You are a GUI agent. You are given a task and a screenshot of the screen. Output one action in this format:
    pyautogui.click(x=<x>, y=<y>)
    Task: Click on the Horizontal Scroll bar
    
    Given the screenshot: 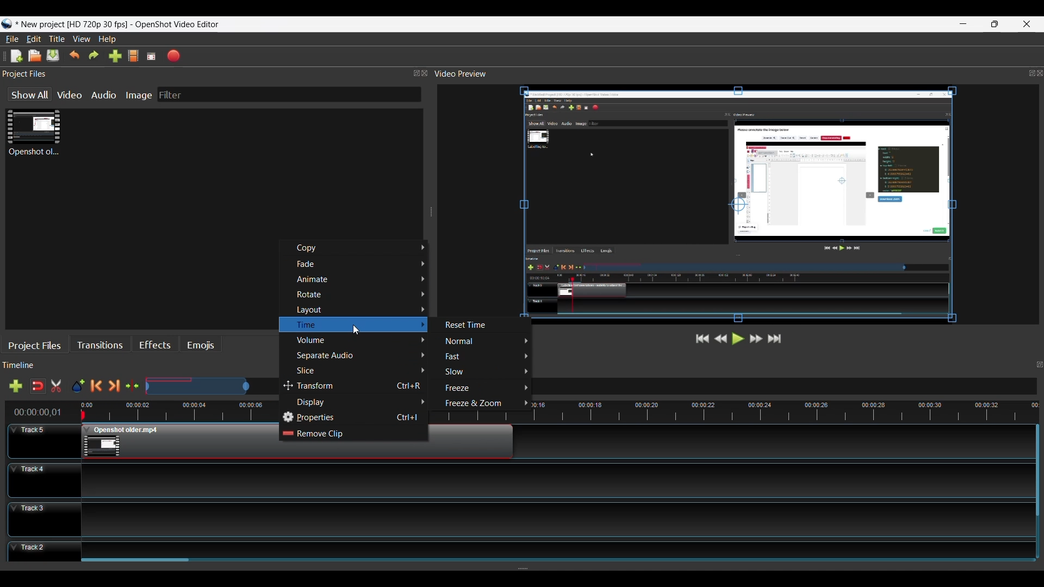 What is the action you would take?
    pyautogui.click(x=138, y=563)
    